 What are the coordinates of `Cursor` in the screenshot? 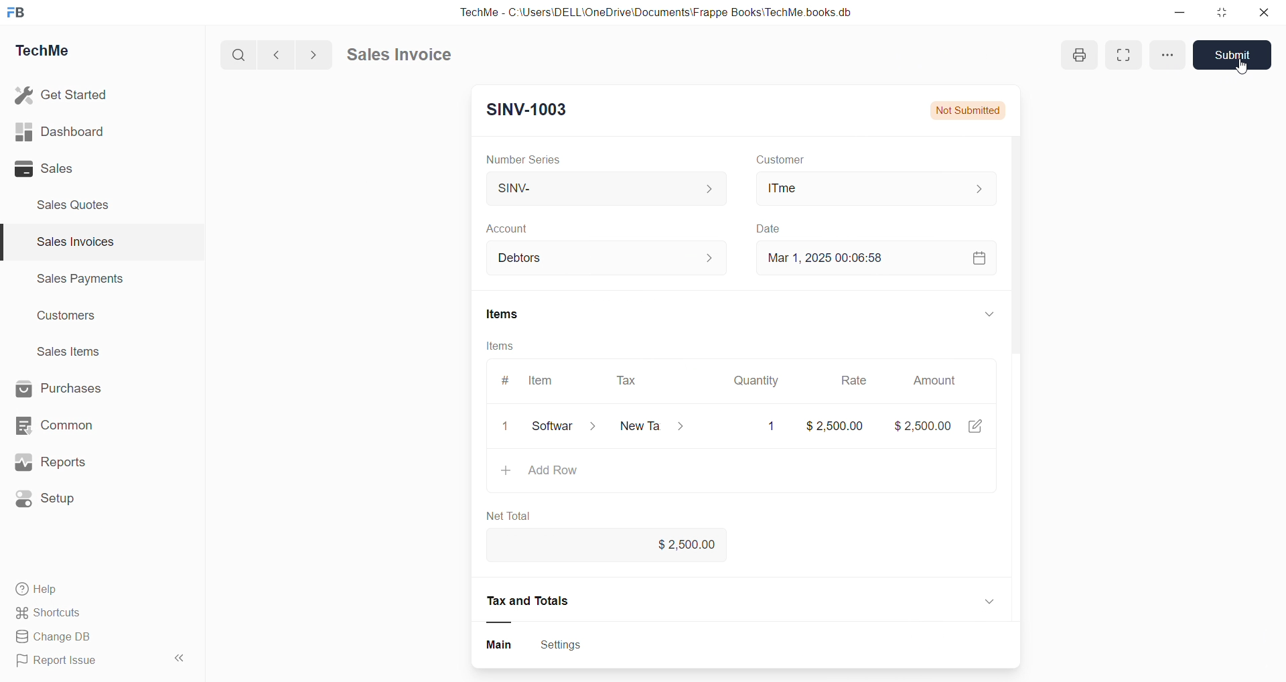 It's located at (1253, 65).